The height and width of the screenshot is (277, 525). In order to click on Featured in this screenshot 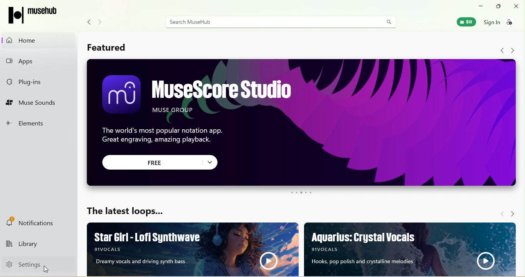, I will do `click(110, 45)`.